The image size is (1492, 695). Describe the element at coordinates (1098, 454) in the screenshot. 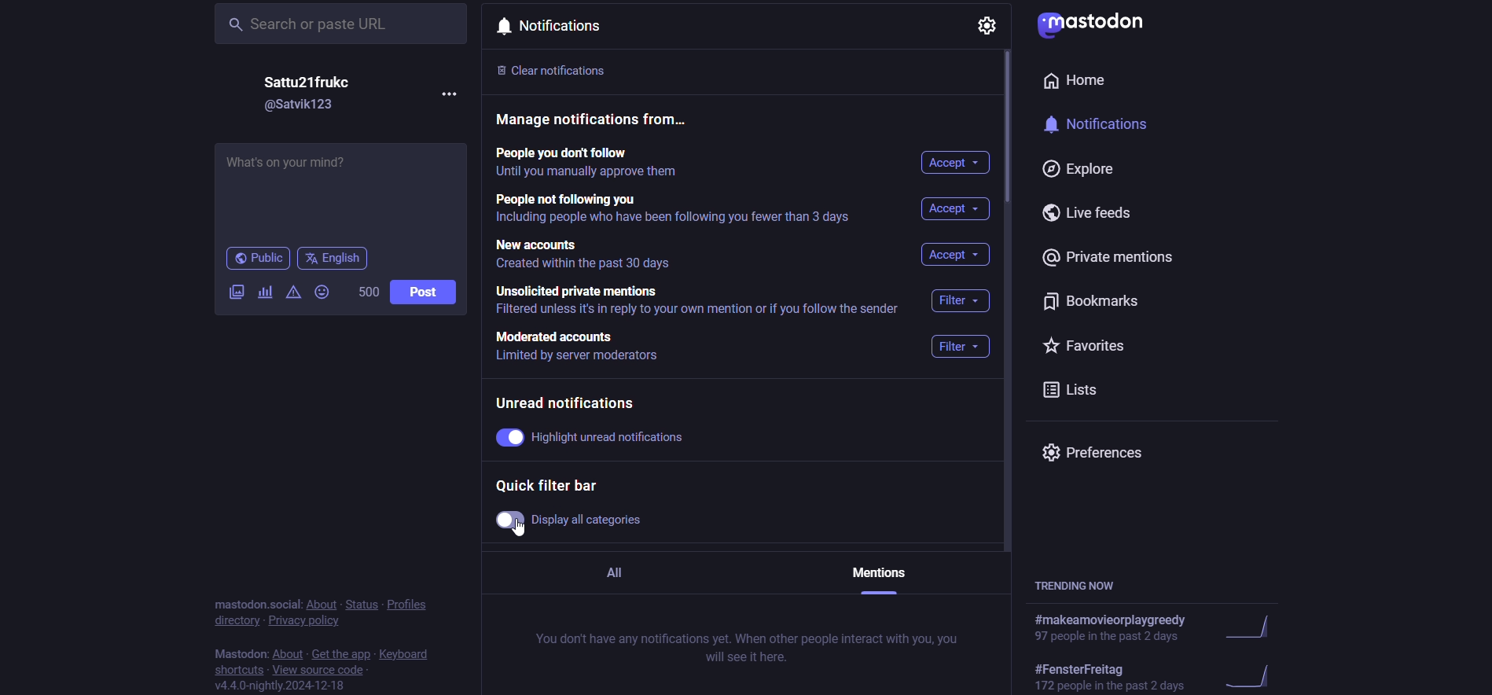

I see `Preferences` at that location.